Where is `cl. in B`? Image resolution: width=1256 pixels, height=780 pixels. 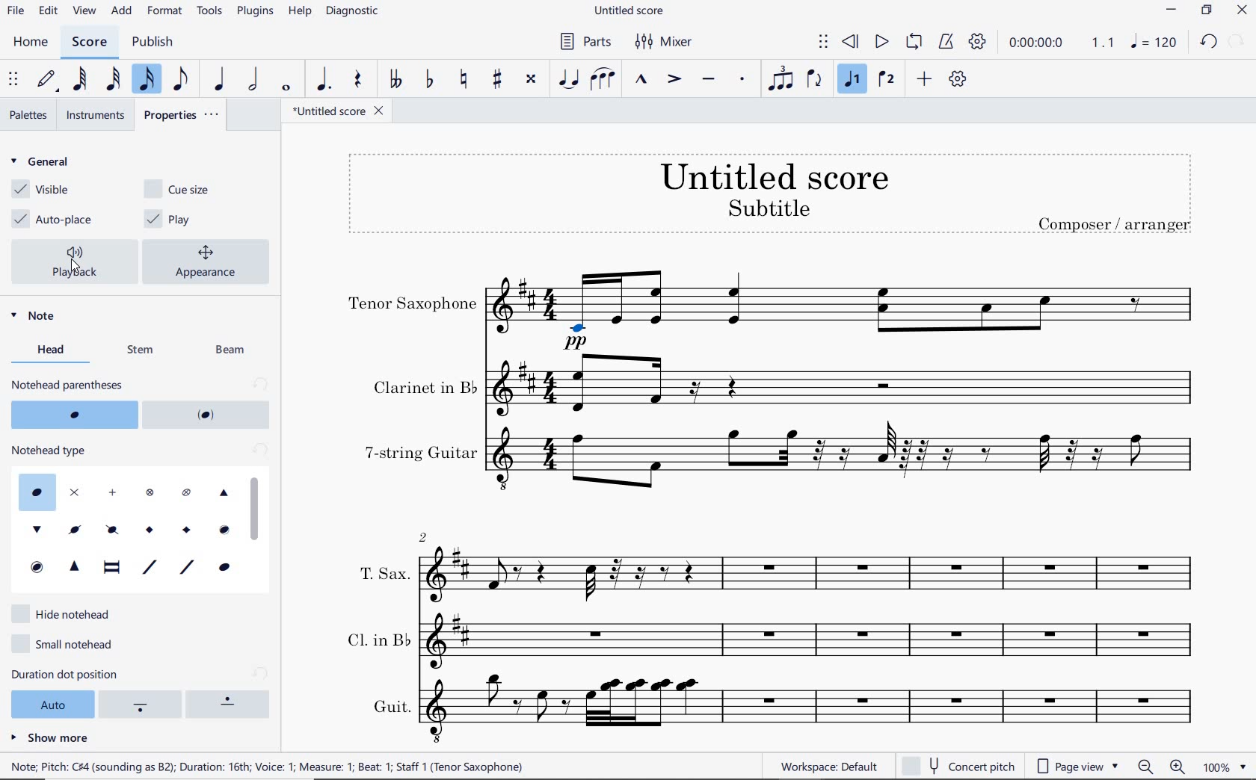 cl. in B is located at coordinates (822, 640).